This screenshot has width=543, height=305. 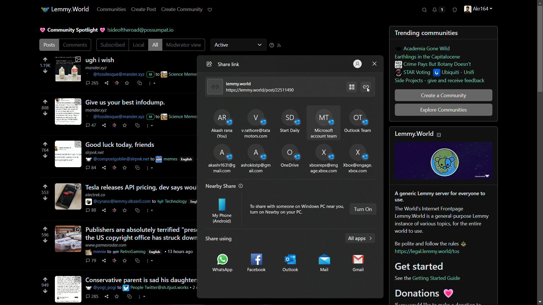 What do you see at coordinates (138, 126) in the screenshot?
I see `cross psot` at bounding box center [138, 126].